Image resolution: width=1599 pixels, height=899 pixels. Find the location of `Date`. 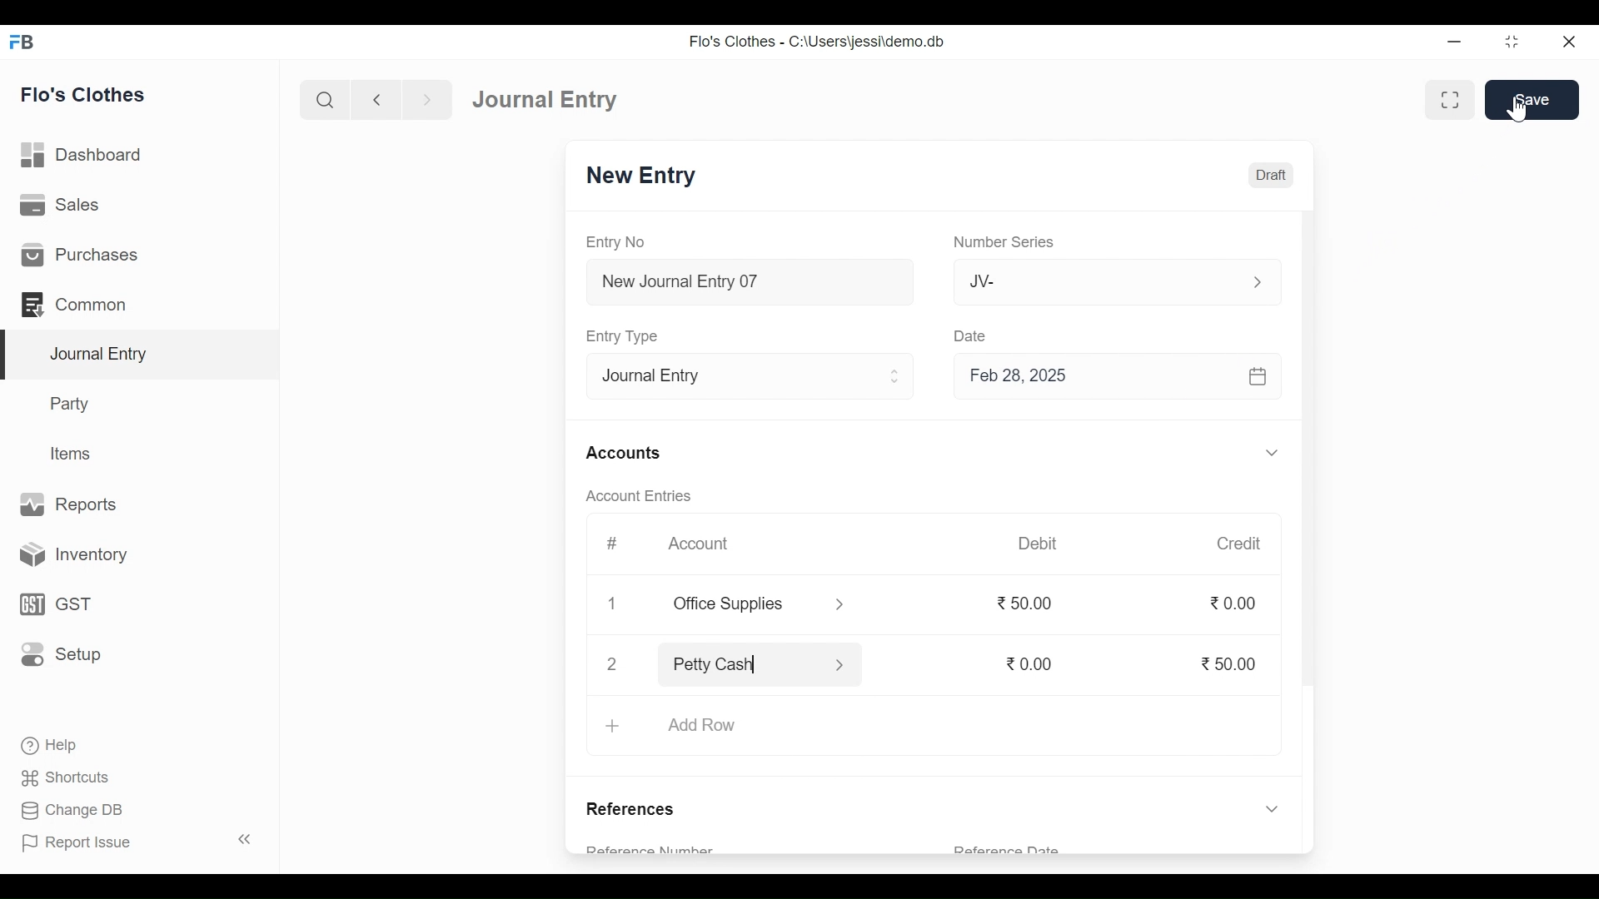

Date is located at coordinates (975, 337).